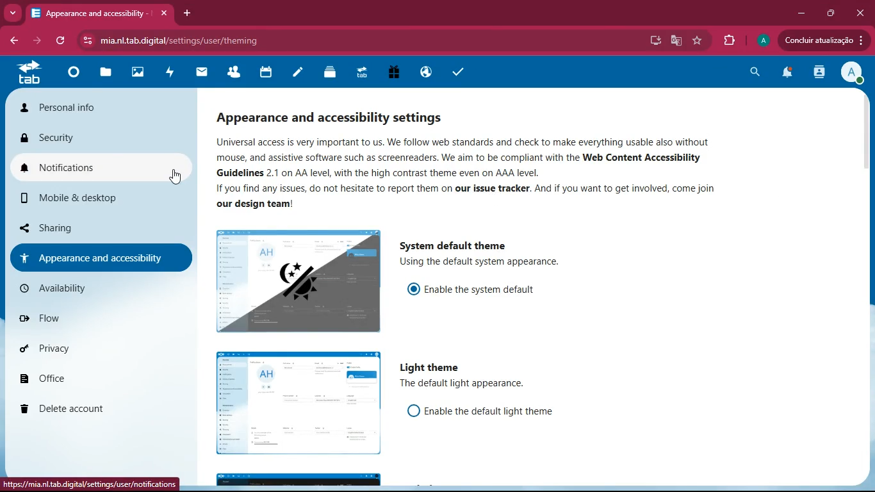  What do you see at coordinates (10, 13) in the screenshot?
I see `more` at bounding box center [10, 13].